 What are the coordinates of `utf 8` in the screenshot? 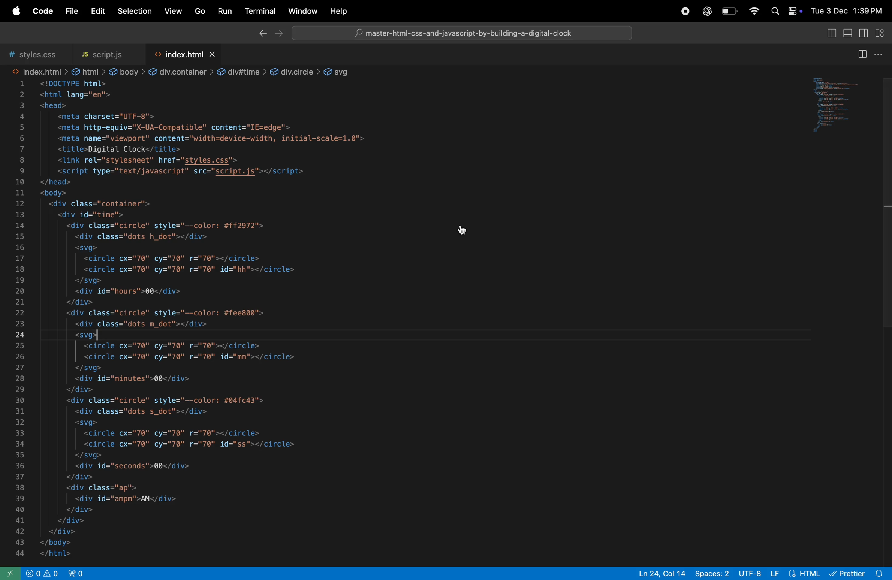 It's located at (750, 572).